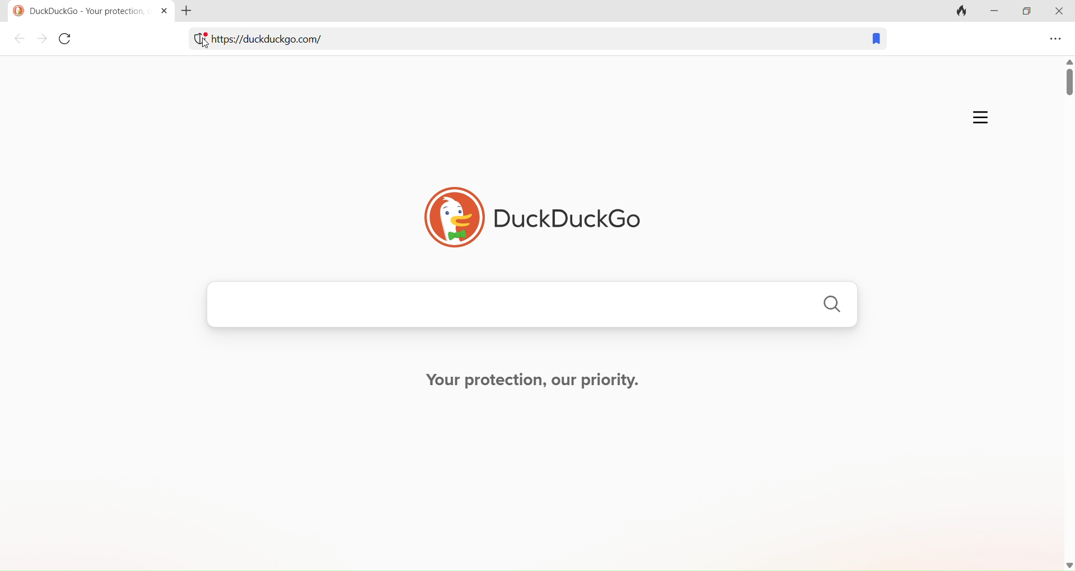 This screenshot has height=571, width=1075. Describe the element at coordinates (530, 212) in the screenshot. I see `DuckDuckGo ` at that location.